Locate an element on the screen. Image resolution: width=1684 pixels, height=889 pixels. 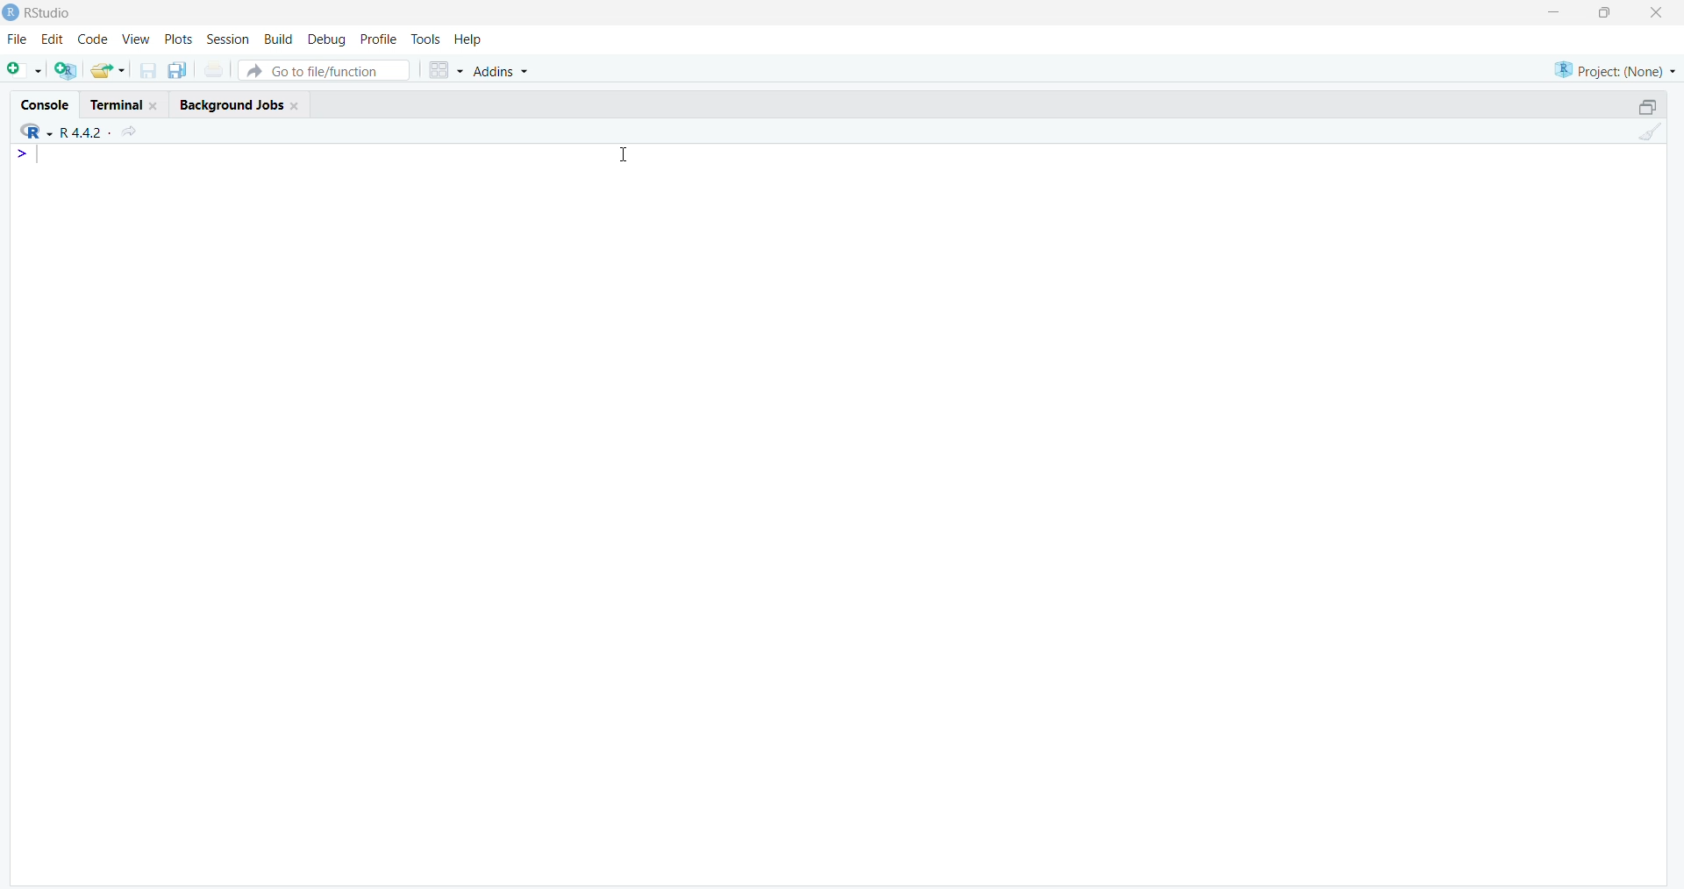
Help is located at coordinates (469, 39).